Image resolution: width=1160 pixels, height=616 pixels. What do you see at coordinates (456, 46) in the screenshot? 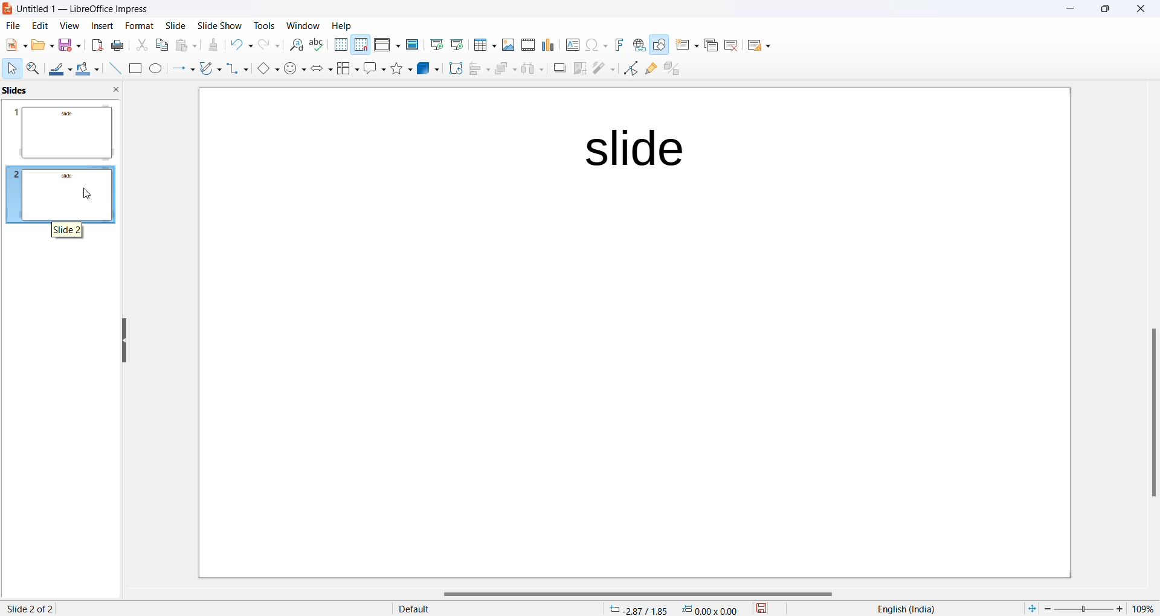
I see `Start from current slide` at bounding box center [456, 46].